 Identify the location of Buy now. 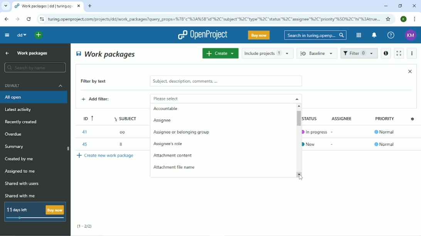
(259, 35).